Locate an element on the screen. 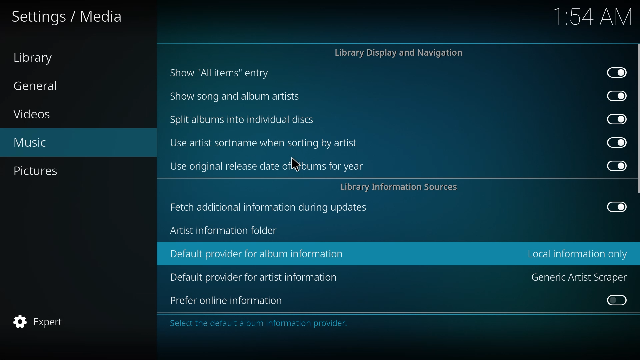  default provider for album information is located at coordinates (257, 255).